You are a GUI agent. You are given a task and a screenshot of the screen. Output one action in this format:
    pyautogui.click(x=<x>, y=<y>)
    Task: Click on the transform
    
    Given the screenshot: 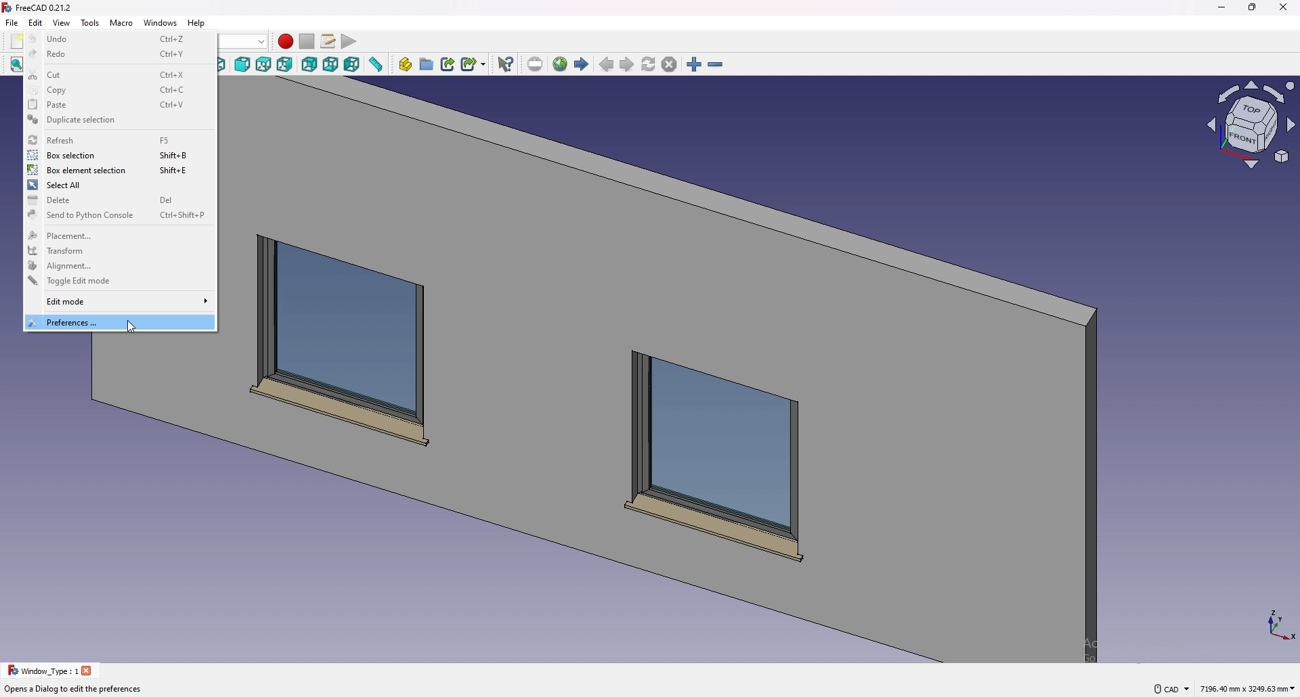 What is the action you would take?
    pyautogui.click(x=118, y=250)
    